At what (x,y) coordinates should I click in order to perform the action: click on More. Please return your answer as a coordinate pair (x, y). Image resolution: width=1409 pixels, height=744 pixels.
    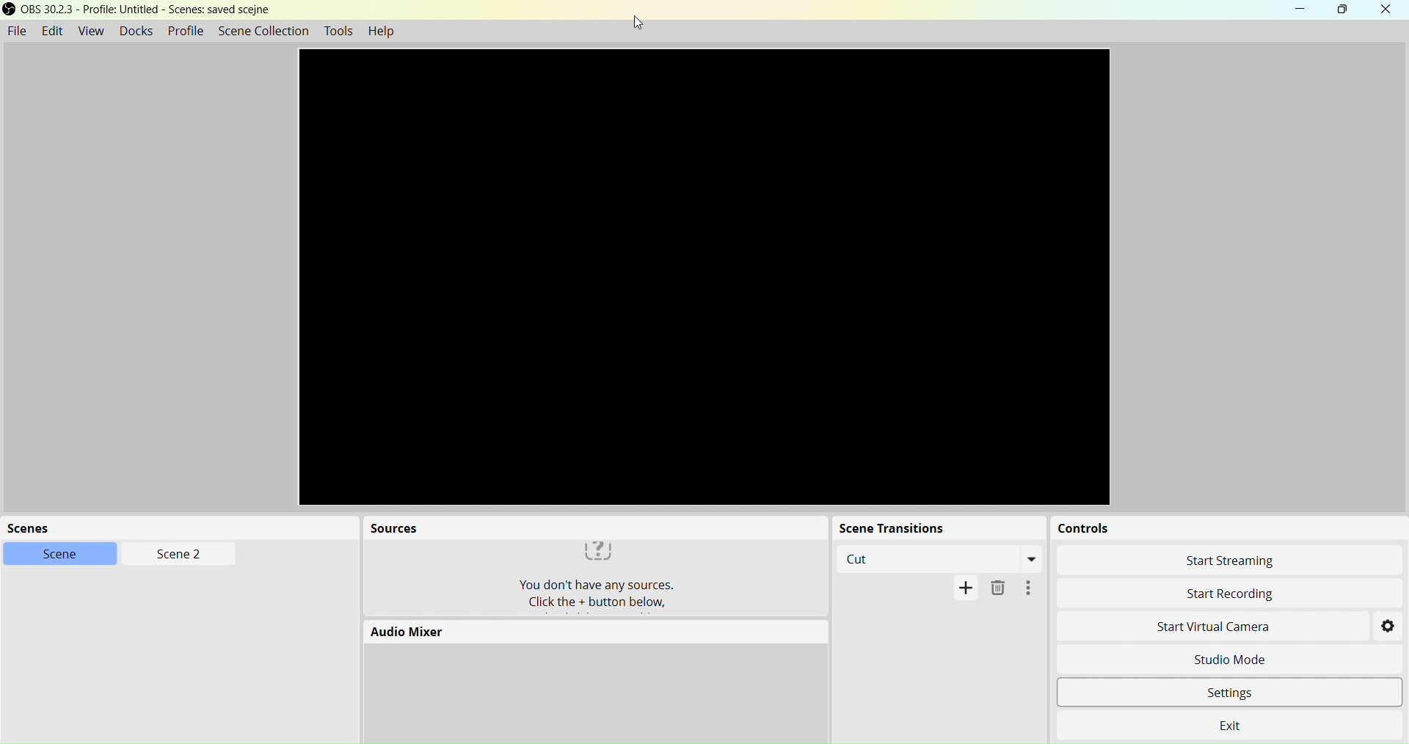
    Looking at the image, I should click on (1027, 589).